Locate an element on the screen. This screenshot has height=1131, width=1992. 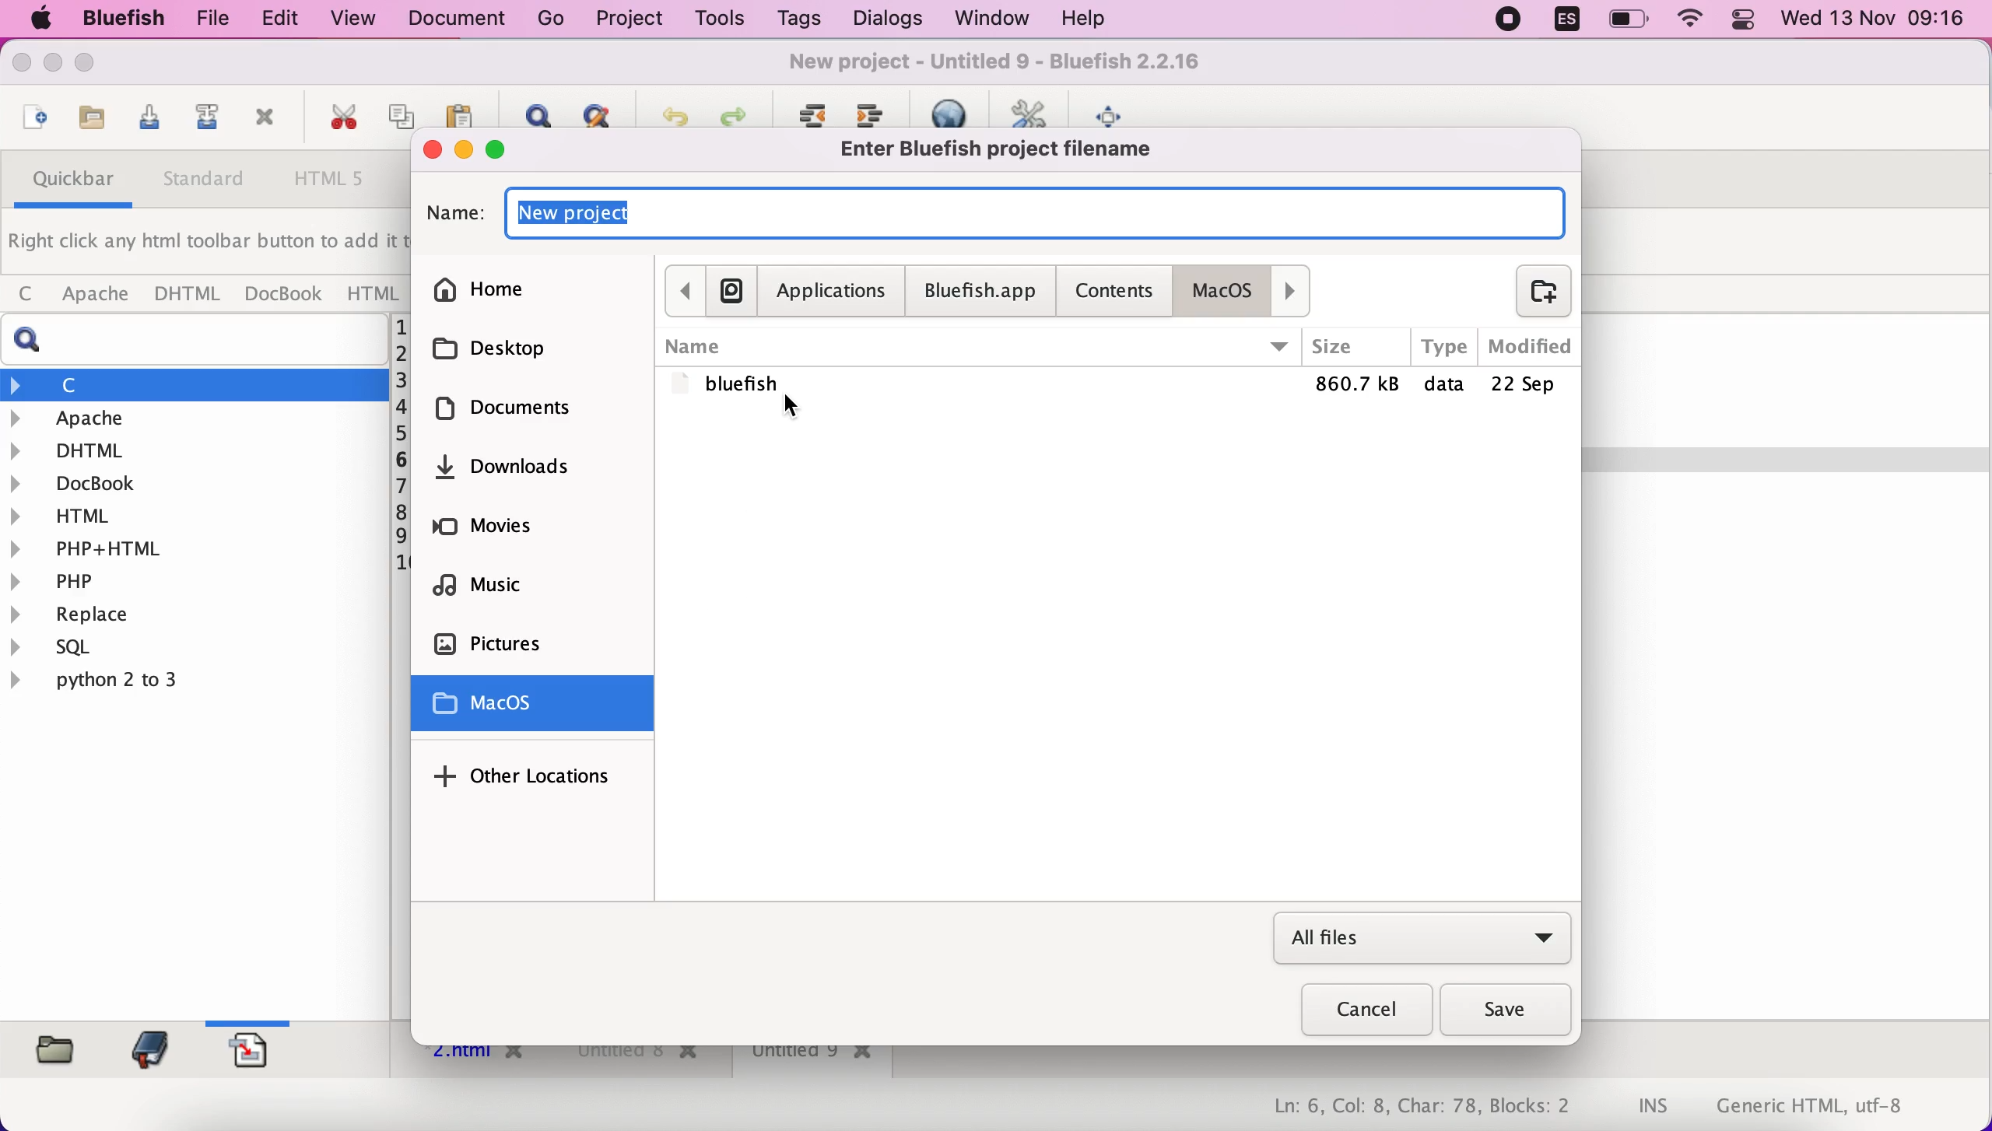
go is located at coordinates (552, 19).